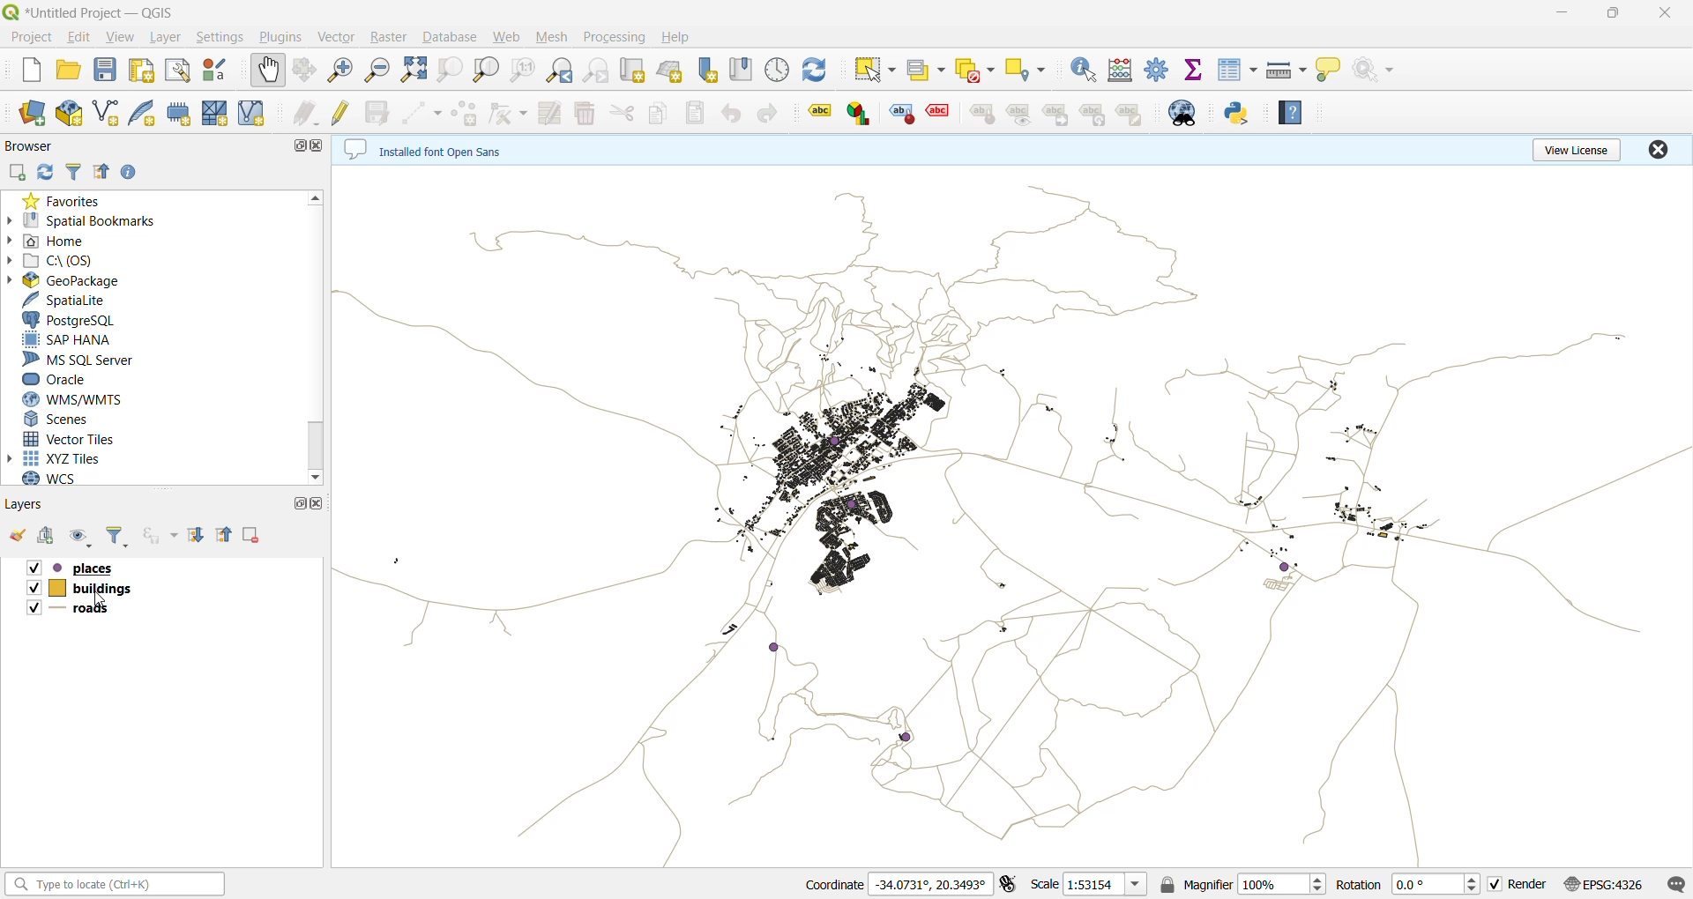  Describe the element at coordinates (179, 114) in the screenshot. I see `new temporary scratch layer` at that location.